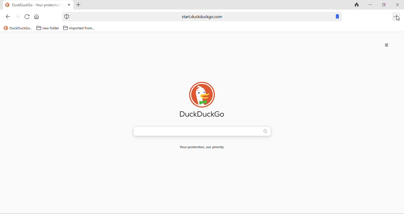  What do you see at coordinates (338, 17) in the screenshot?
I see `bookmarks` at bounding box center [338, 17].